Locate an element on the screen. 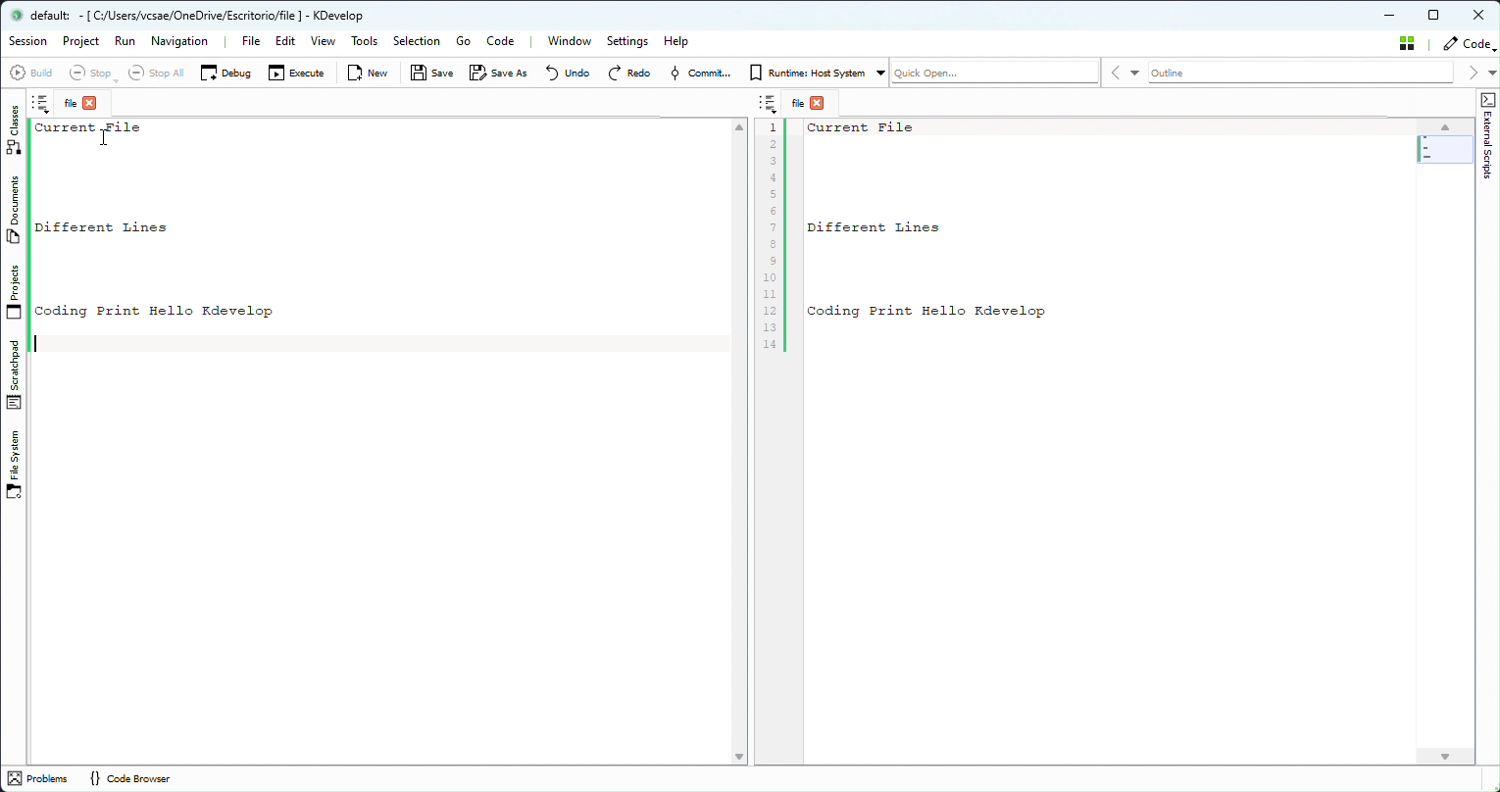  New is located at coordinates (369, 73).